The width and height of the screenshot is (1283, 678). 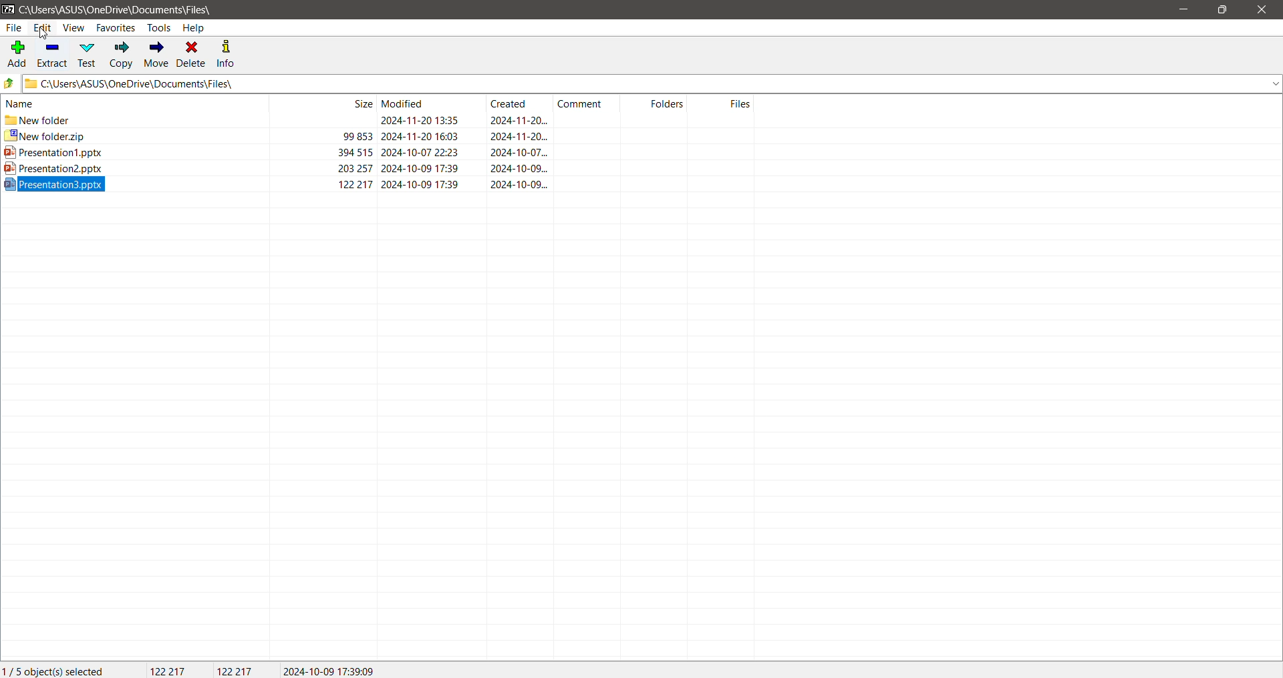 What do you see at coordinates (521, 103) in the screenshot?
I see `Files Created Date` at bounding box center [521, 103].